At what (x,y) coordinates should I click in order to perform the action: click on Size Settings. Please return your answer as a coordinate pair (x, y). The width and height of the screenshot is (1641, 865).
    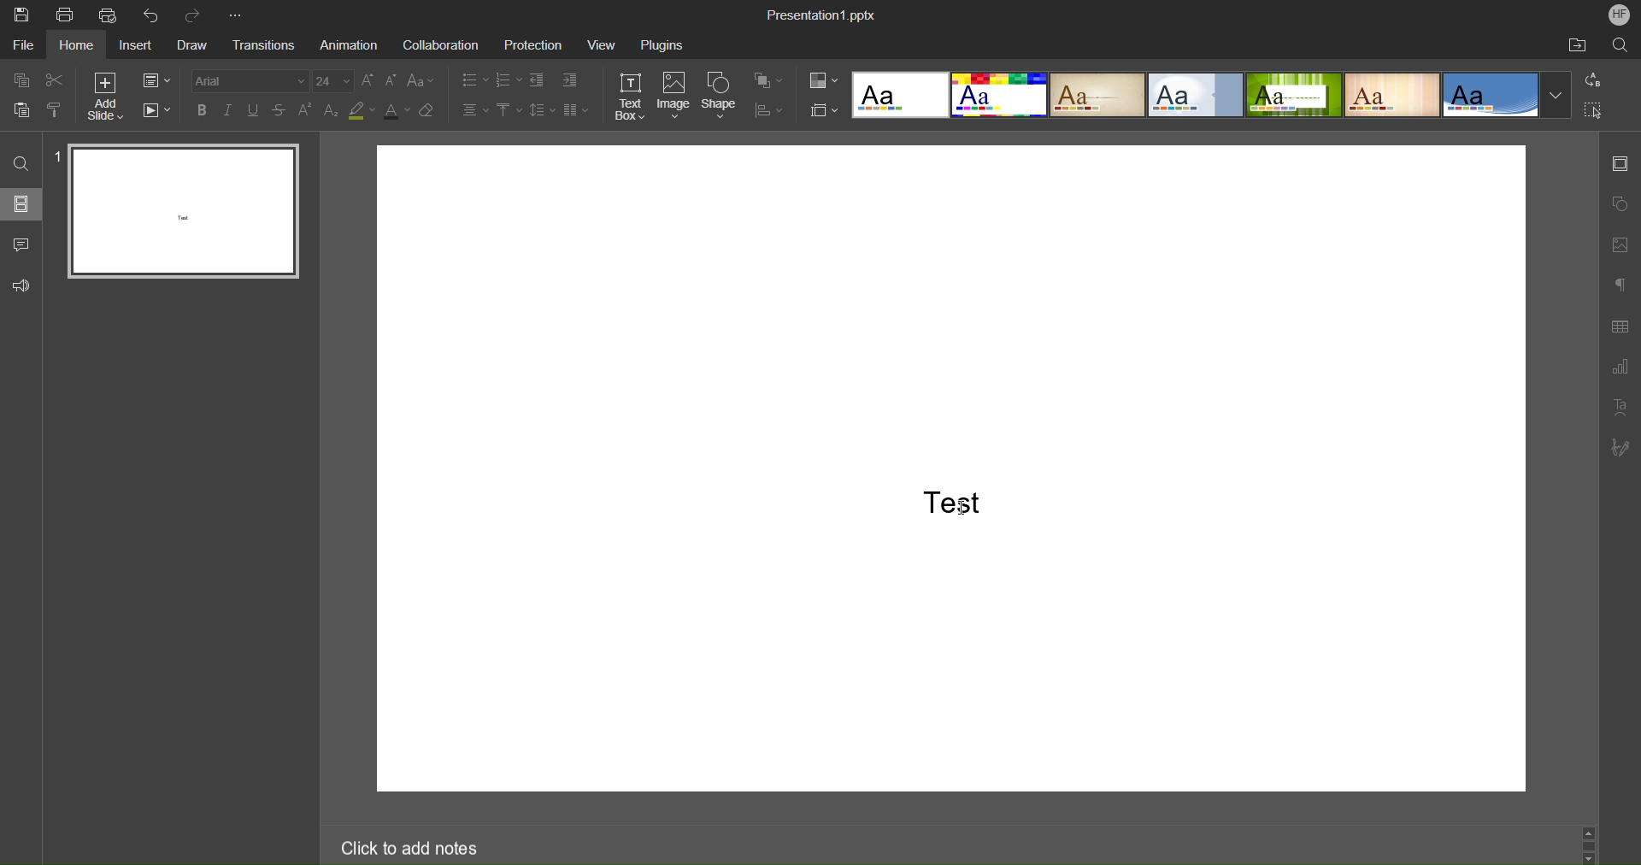
    Looking at the image, I should click on (822, 109).